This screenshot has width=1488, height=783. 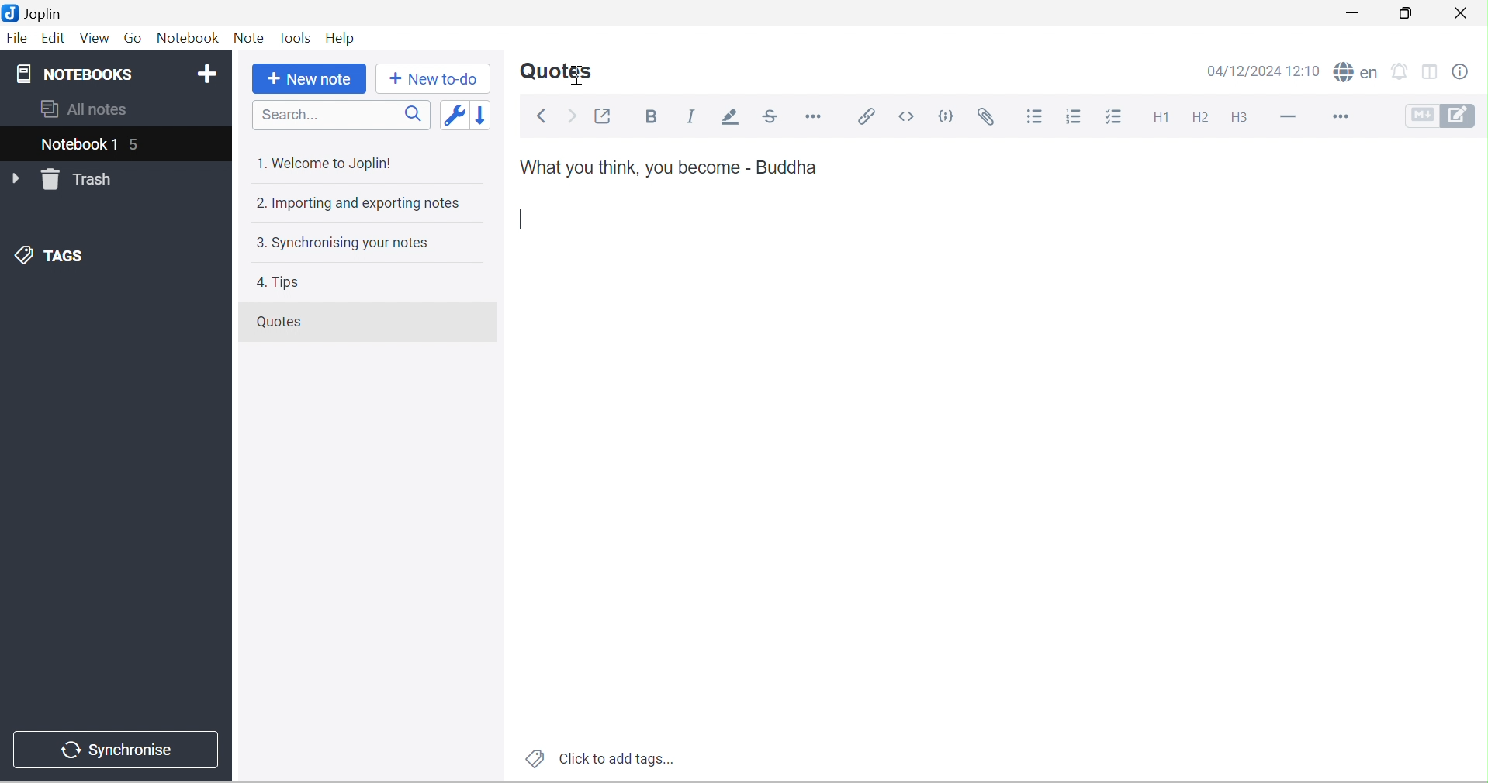 What do you see at coordinates (653, 117) in the screenshot?
I see `Bold` at bounding box center [653, 117].